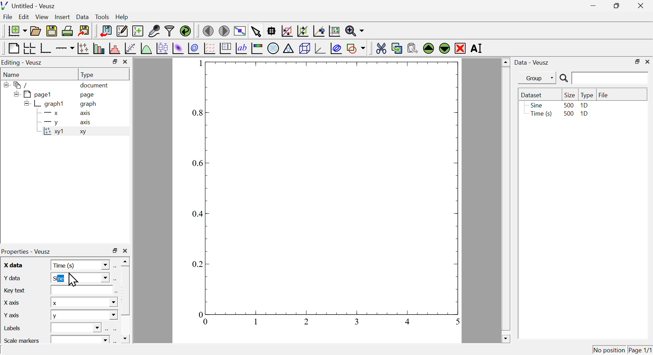  Describe the element at coordinates (62, 16) in the screenshot. I see `Insert` at that location.